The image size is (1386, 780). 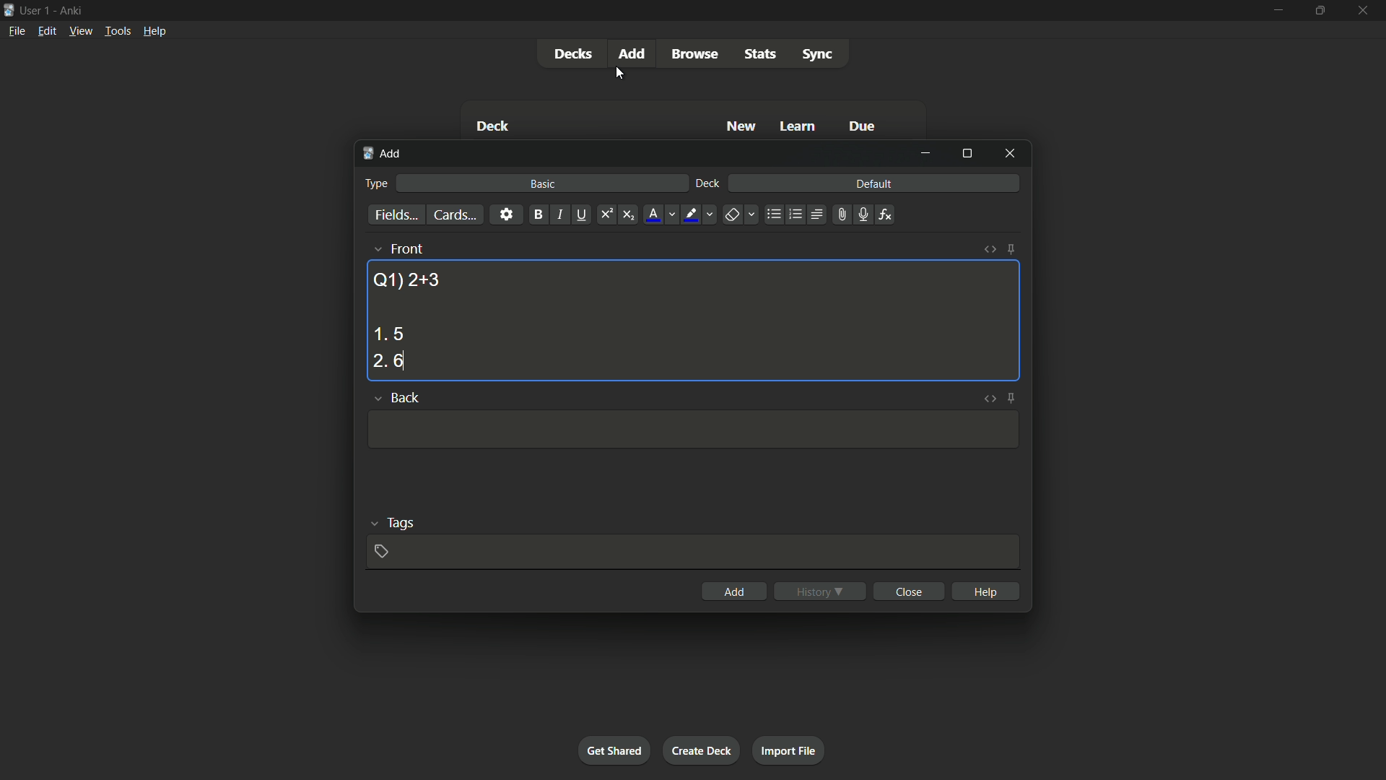 What do you see at coordinates (388, 362) in the screenshot?
I see `option 2` at bounding box center [388, 362].